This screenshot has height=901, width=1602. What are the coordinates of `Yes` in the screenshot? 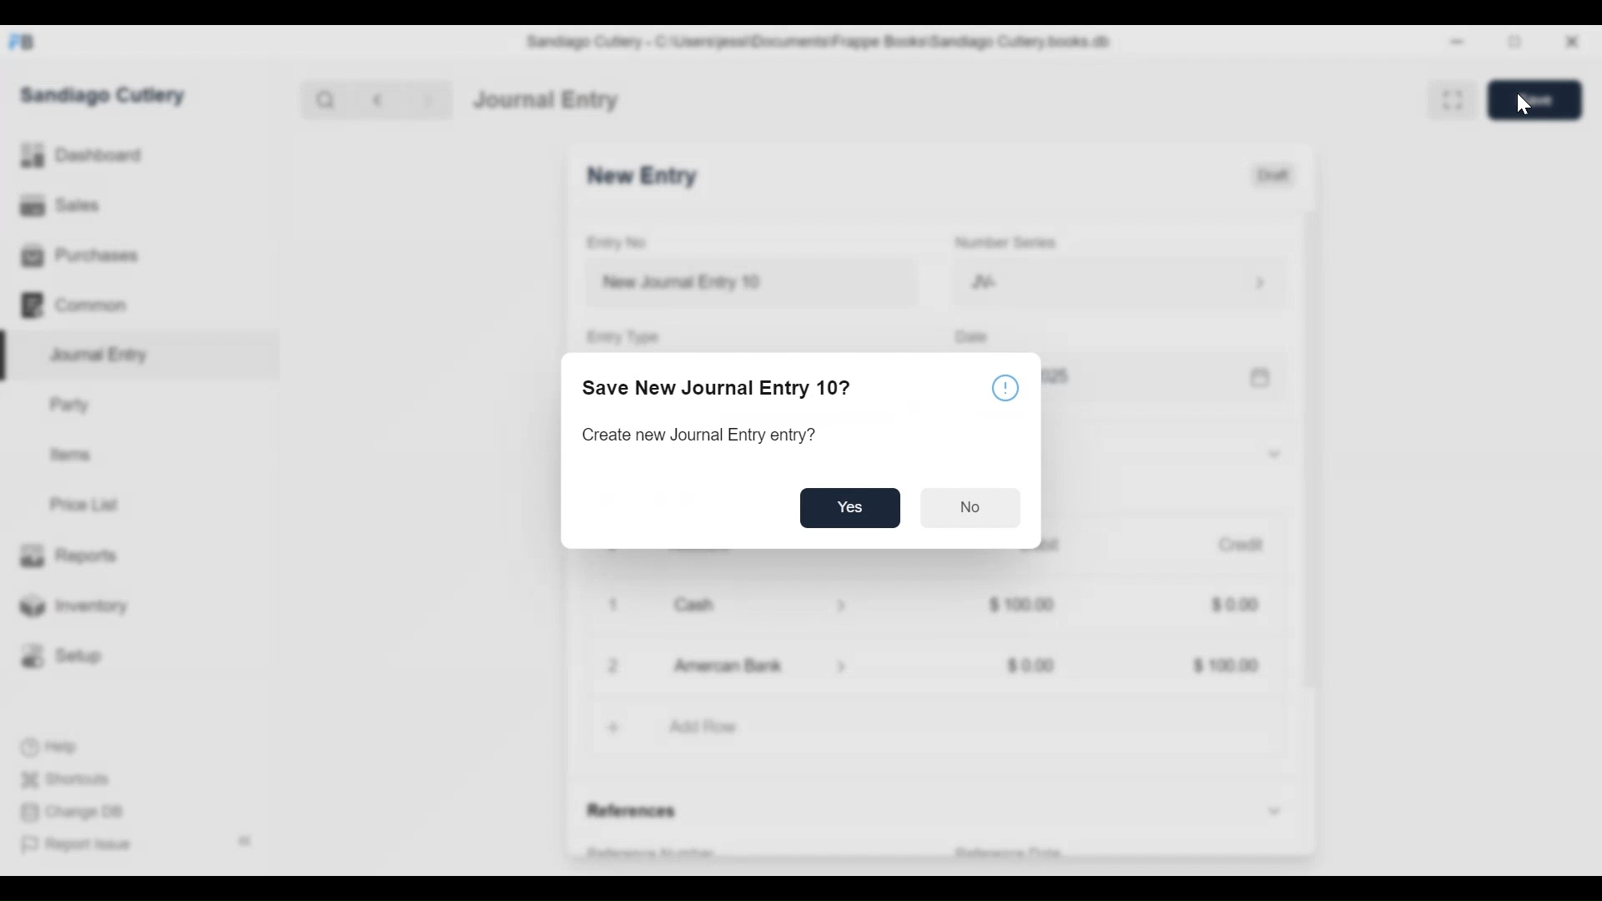 It's located at (851, 508).